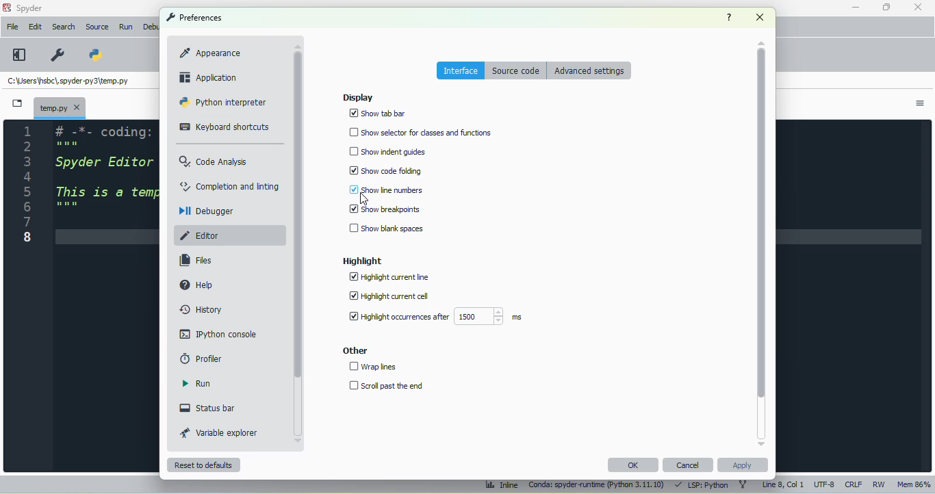  I want to click on LSP: Python, so click(704, 485).